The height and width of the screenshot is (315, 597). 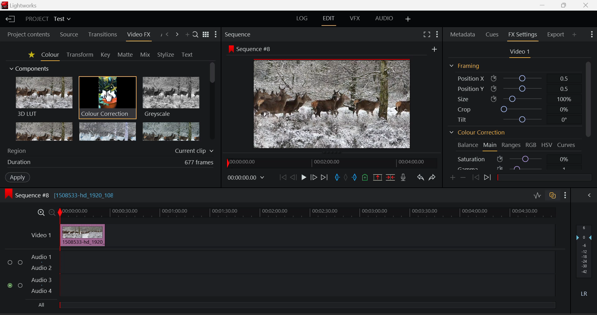 What do you see at coordinates (404, 177) in the screenshot?
I see `Record Voiceover` at bounding box center [404, 177].